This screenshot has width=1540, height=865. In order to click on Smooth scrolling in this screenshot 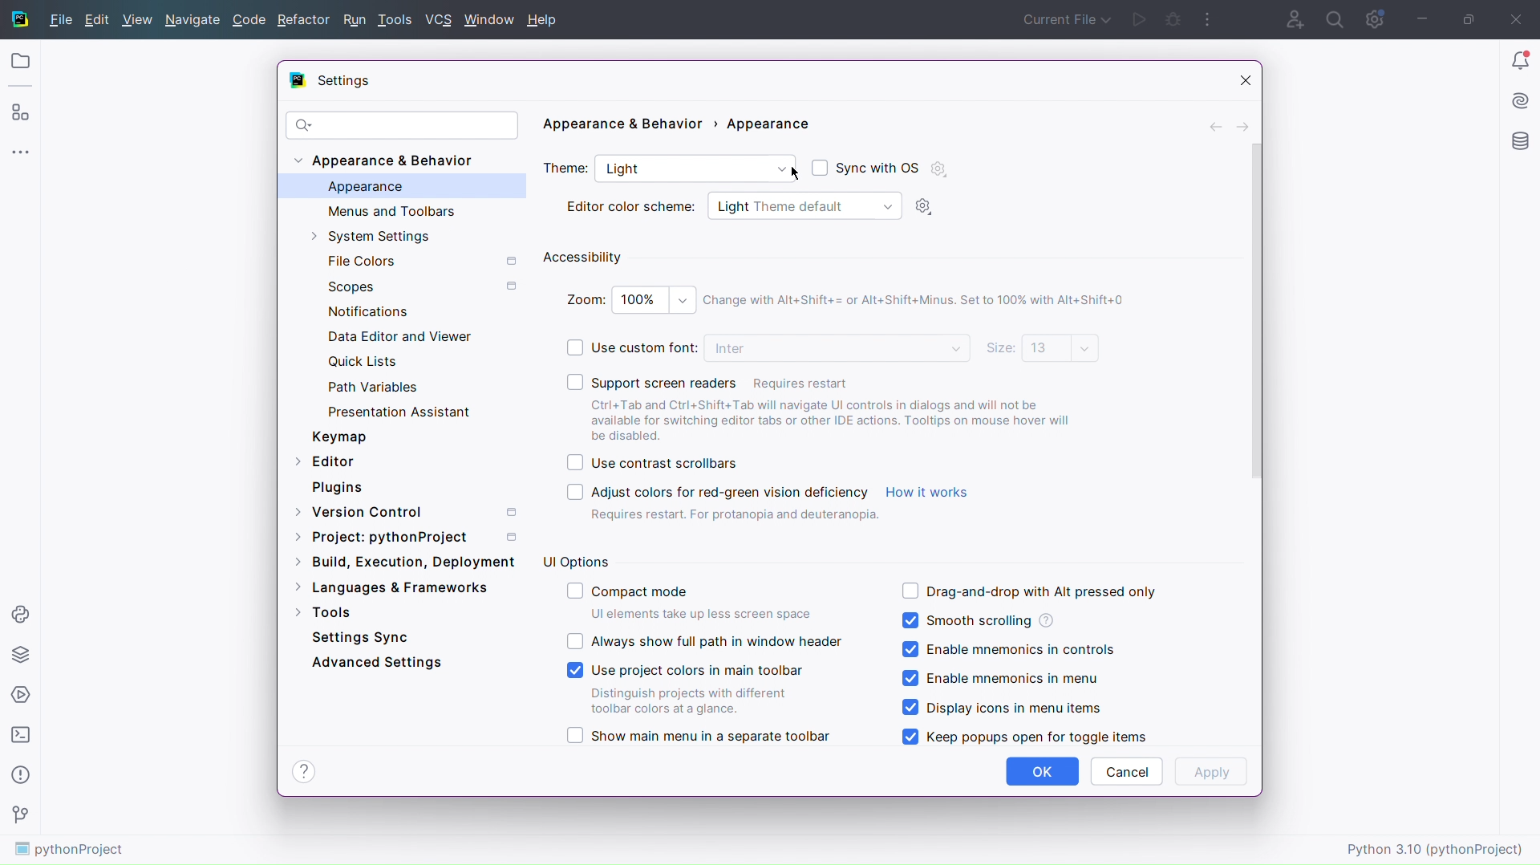, I will do `click(978, 619)`.